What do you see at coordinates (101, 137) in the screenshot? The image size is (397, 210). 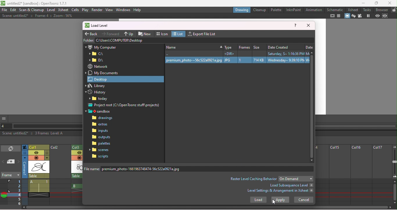 I see `Outputs` at bounding box center [101, 137].